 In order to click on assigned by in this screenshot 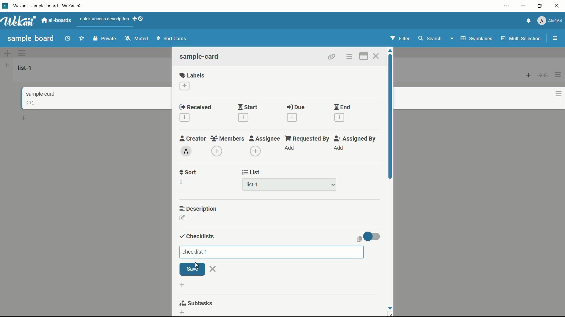, I will do `click(354, 139)`.